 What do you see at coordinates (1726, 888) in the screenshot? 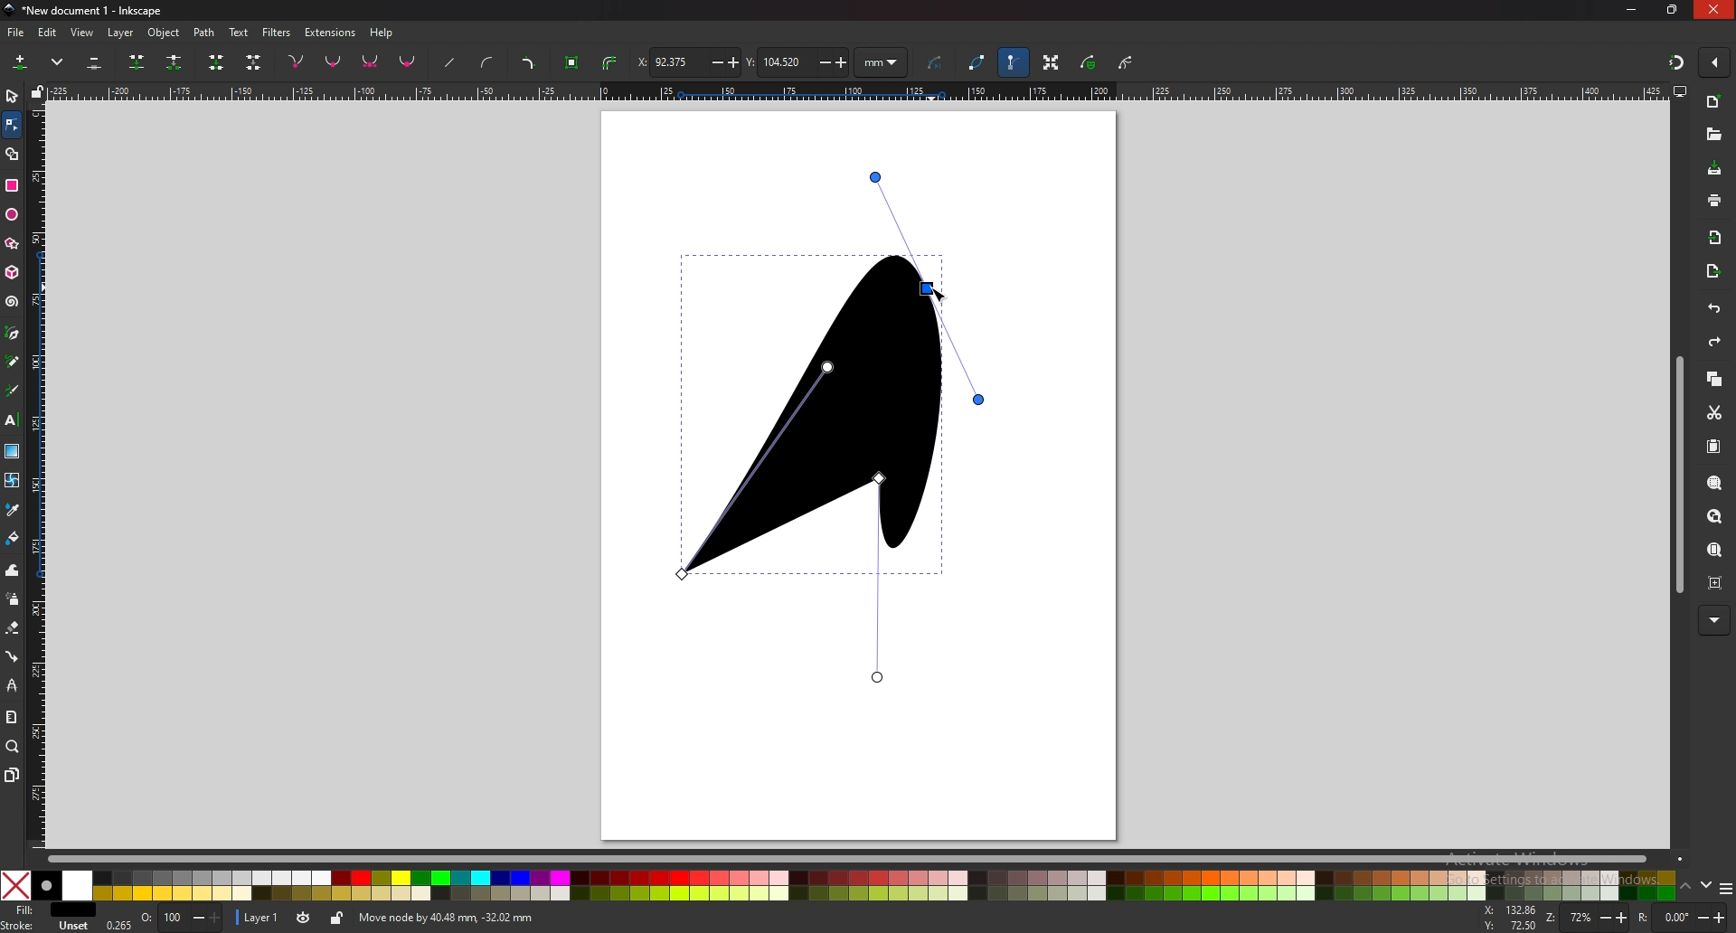
I see `options` at bounding box center [1726, 888].